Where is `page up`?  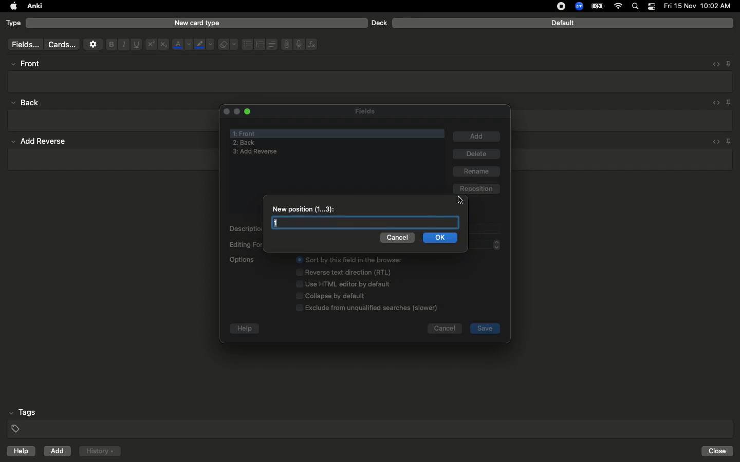 page up is located at coordinates (497, 241).